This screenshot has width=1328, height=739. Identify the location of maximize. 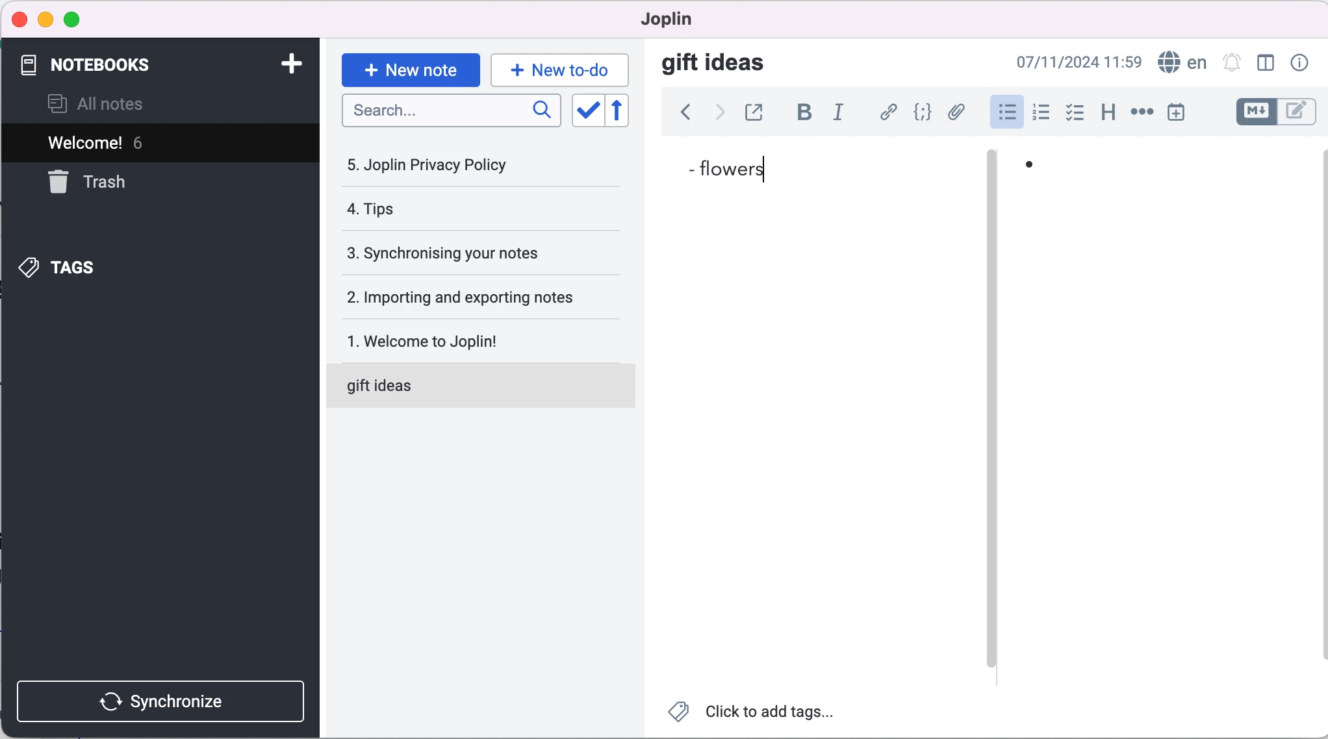
(79, 18).